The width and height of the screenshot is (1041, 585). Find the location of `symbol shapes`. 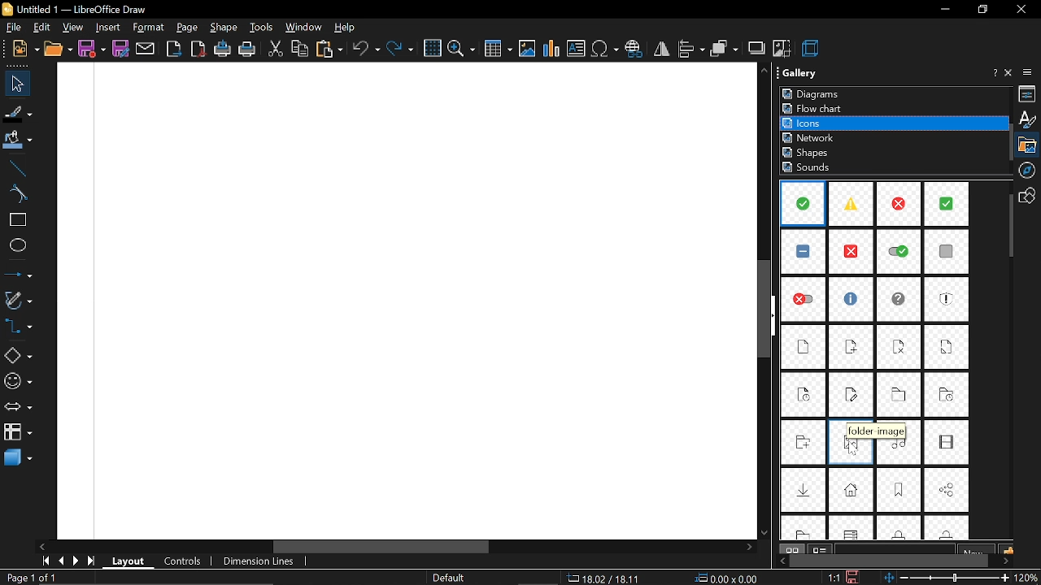

symbol shapes is located at coordinates (18, 383).